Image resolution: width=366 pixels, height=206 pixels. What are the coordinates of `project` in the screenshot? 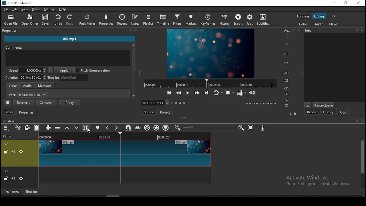 It's located at (166, 112).